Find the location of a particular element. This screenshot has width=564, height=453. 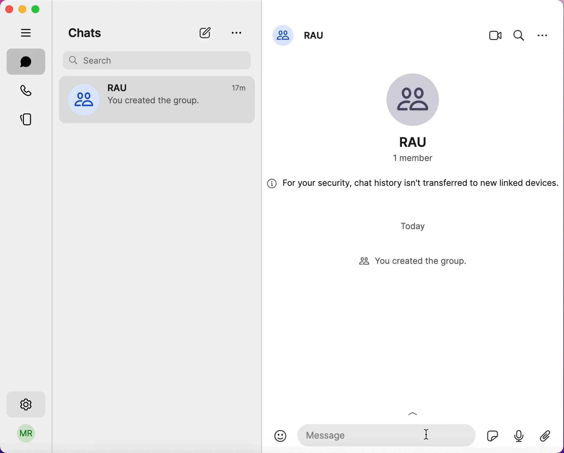

stories is located at coordinates (31, 117).